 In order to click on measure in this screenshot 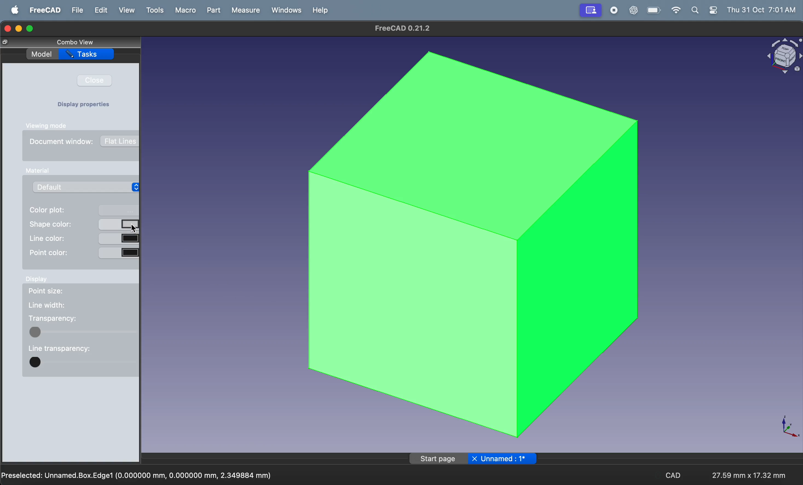, I will do `click(245, 11)`.